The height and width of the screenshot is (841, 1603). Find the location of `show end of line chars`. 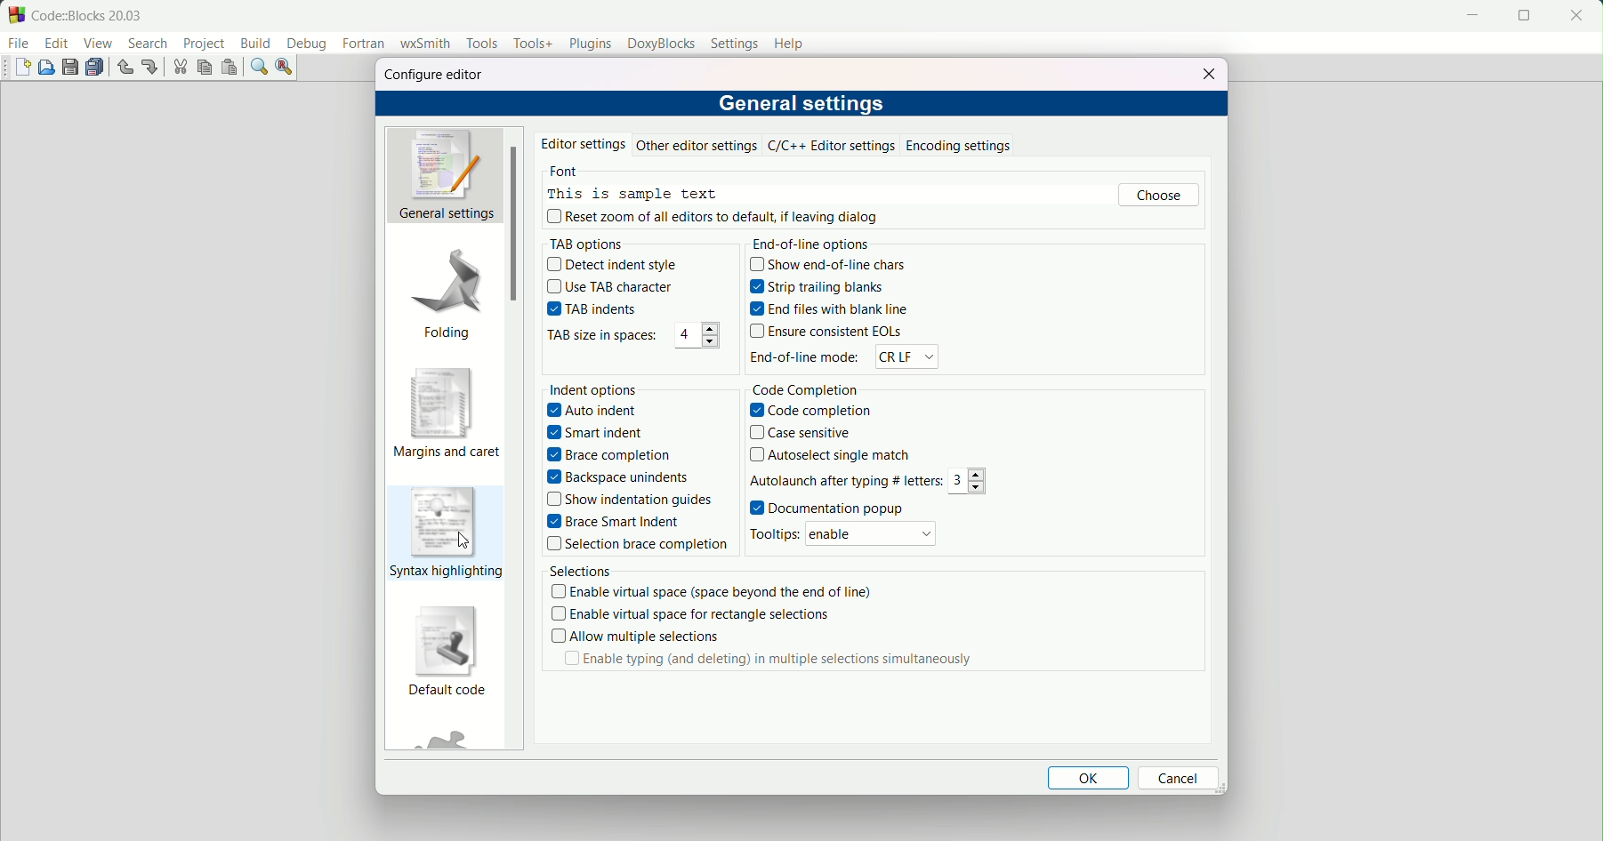

show end of line chars is located at coordinates (827, 263).